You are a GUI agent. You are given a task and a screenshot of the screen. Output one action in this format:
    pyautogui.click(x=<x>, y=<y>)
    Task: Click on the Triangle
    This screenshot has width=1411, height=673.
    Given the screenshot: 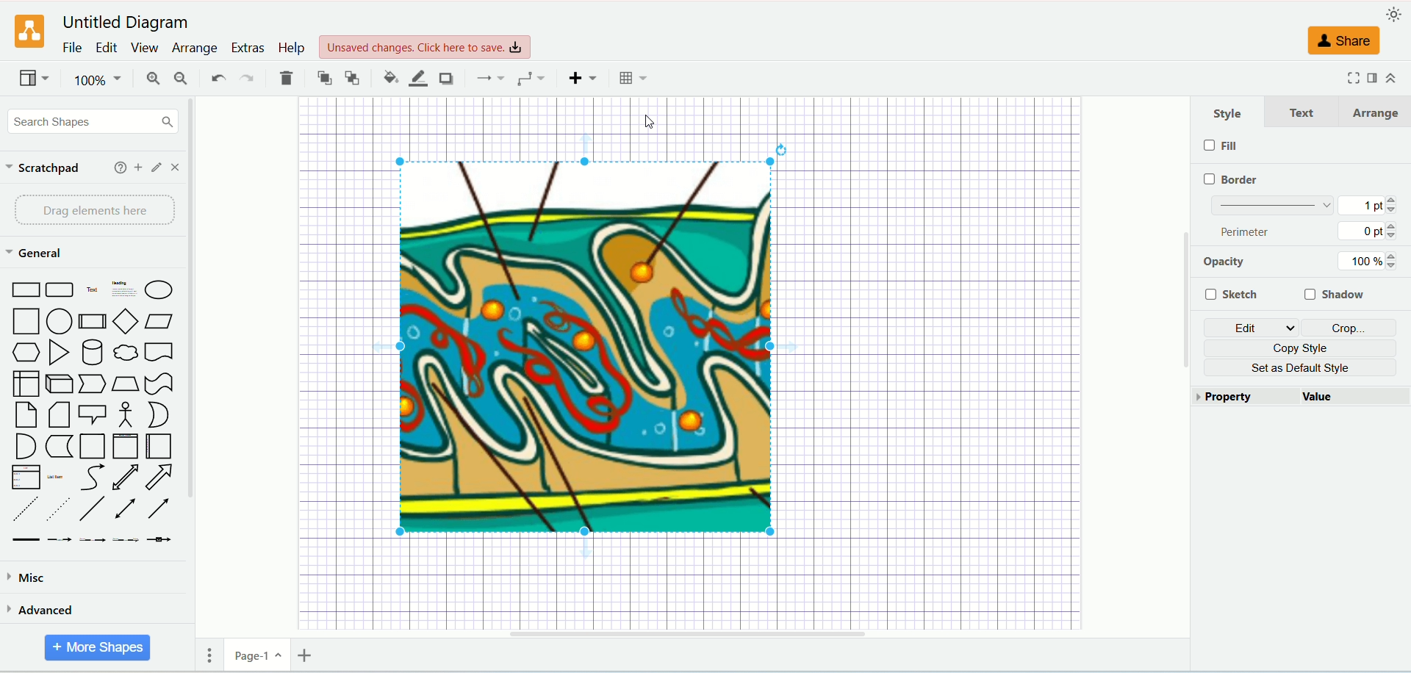 What is the action you would take?
    pyautogui.click(x=59, y=354)
    